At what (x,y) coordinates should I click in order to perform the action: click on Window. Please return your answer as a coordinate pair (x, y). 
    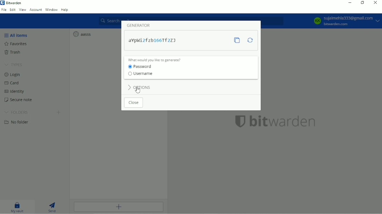
    Looking at the image, I should click on (51, 10).